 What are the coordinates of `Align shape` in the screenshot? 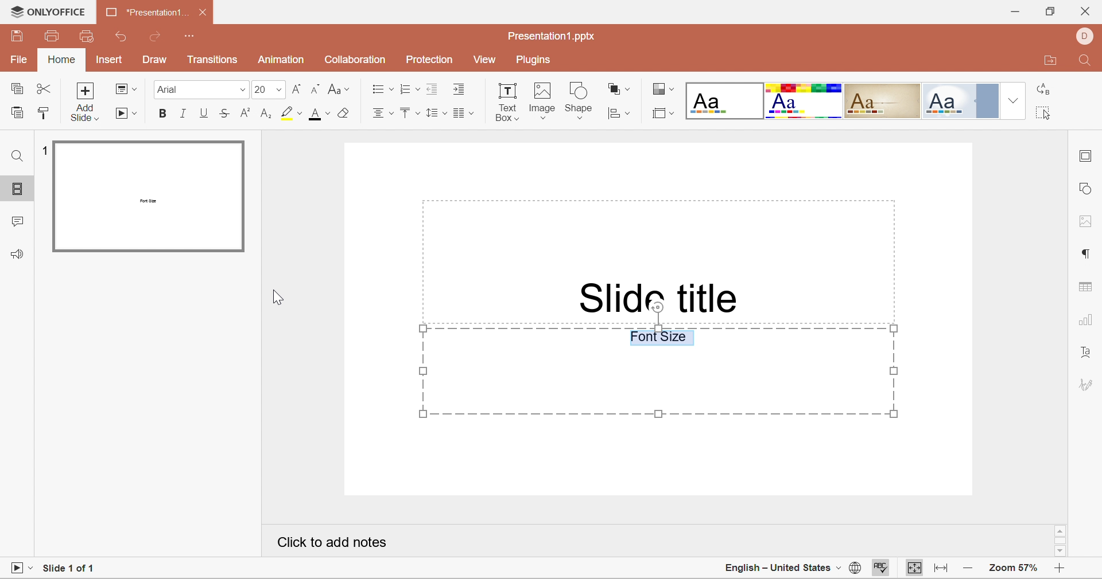 It's located at (618, 114).